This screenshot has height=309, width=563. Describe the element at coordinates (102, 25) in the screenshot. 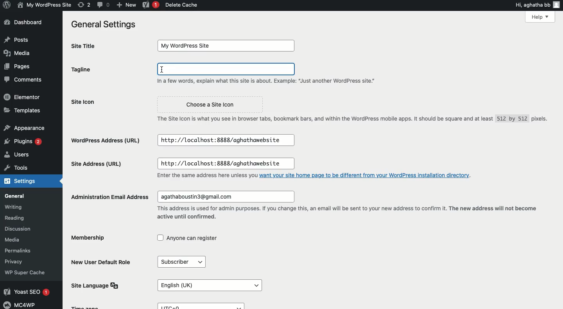

I see `General settings` at that location.